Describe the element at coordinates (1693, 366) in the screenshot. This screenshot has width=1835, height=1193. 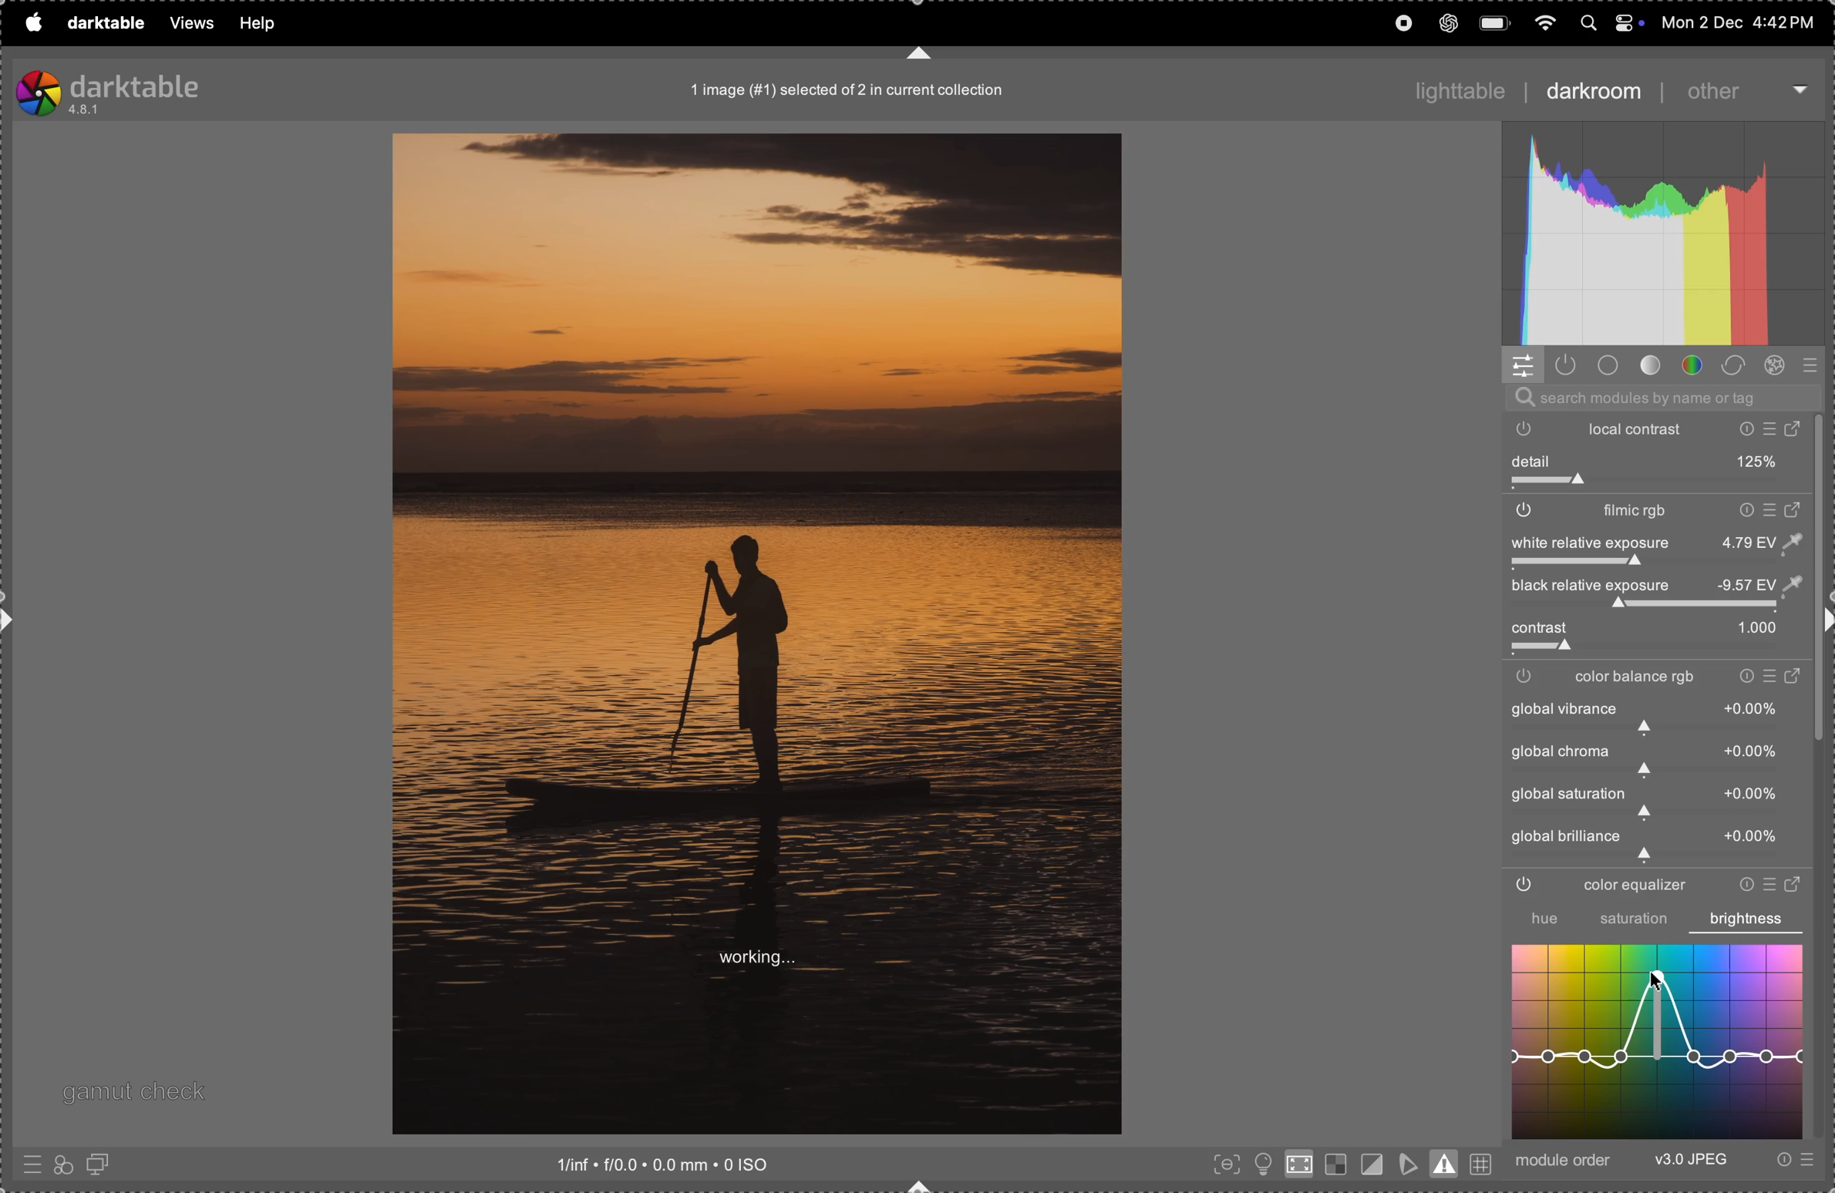
I see `color` at that location.